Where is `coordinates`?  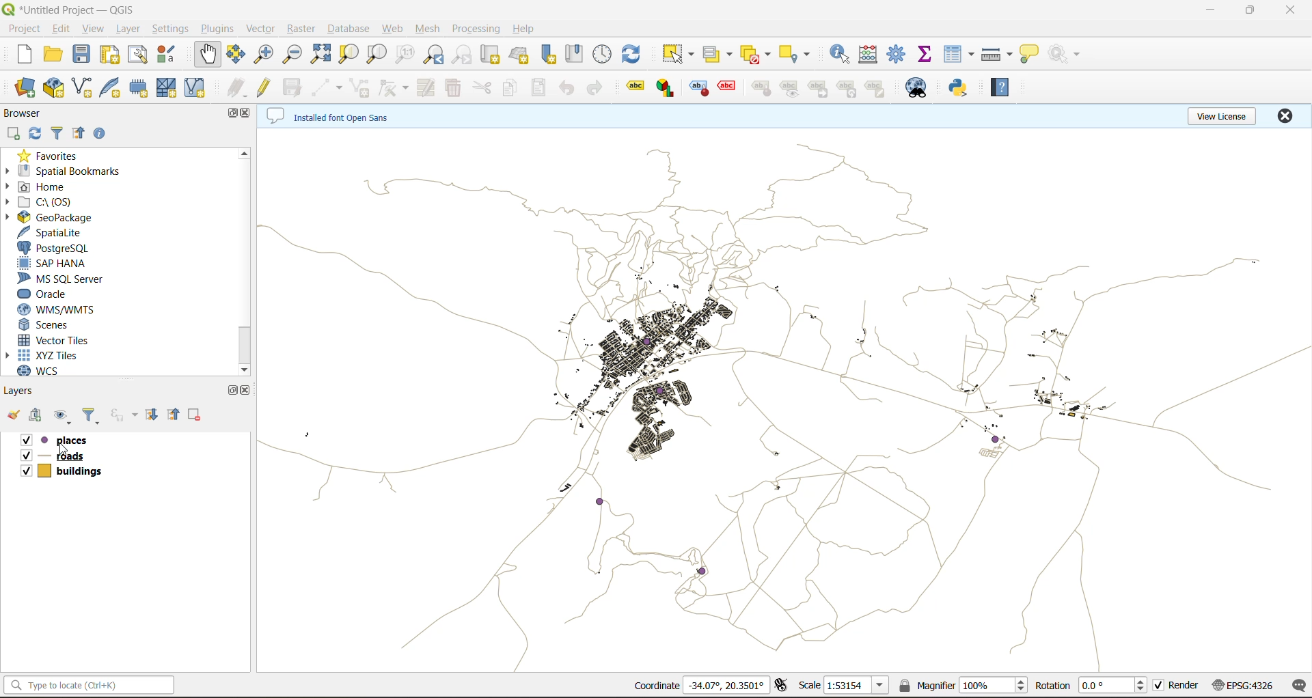
coordinates is located at coordinates (704, 684).